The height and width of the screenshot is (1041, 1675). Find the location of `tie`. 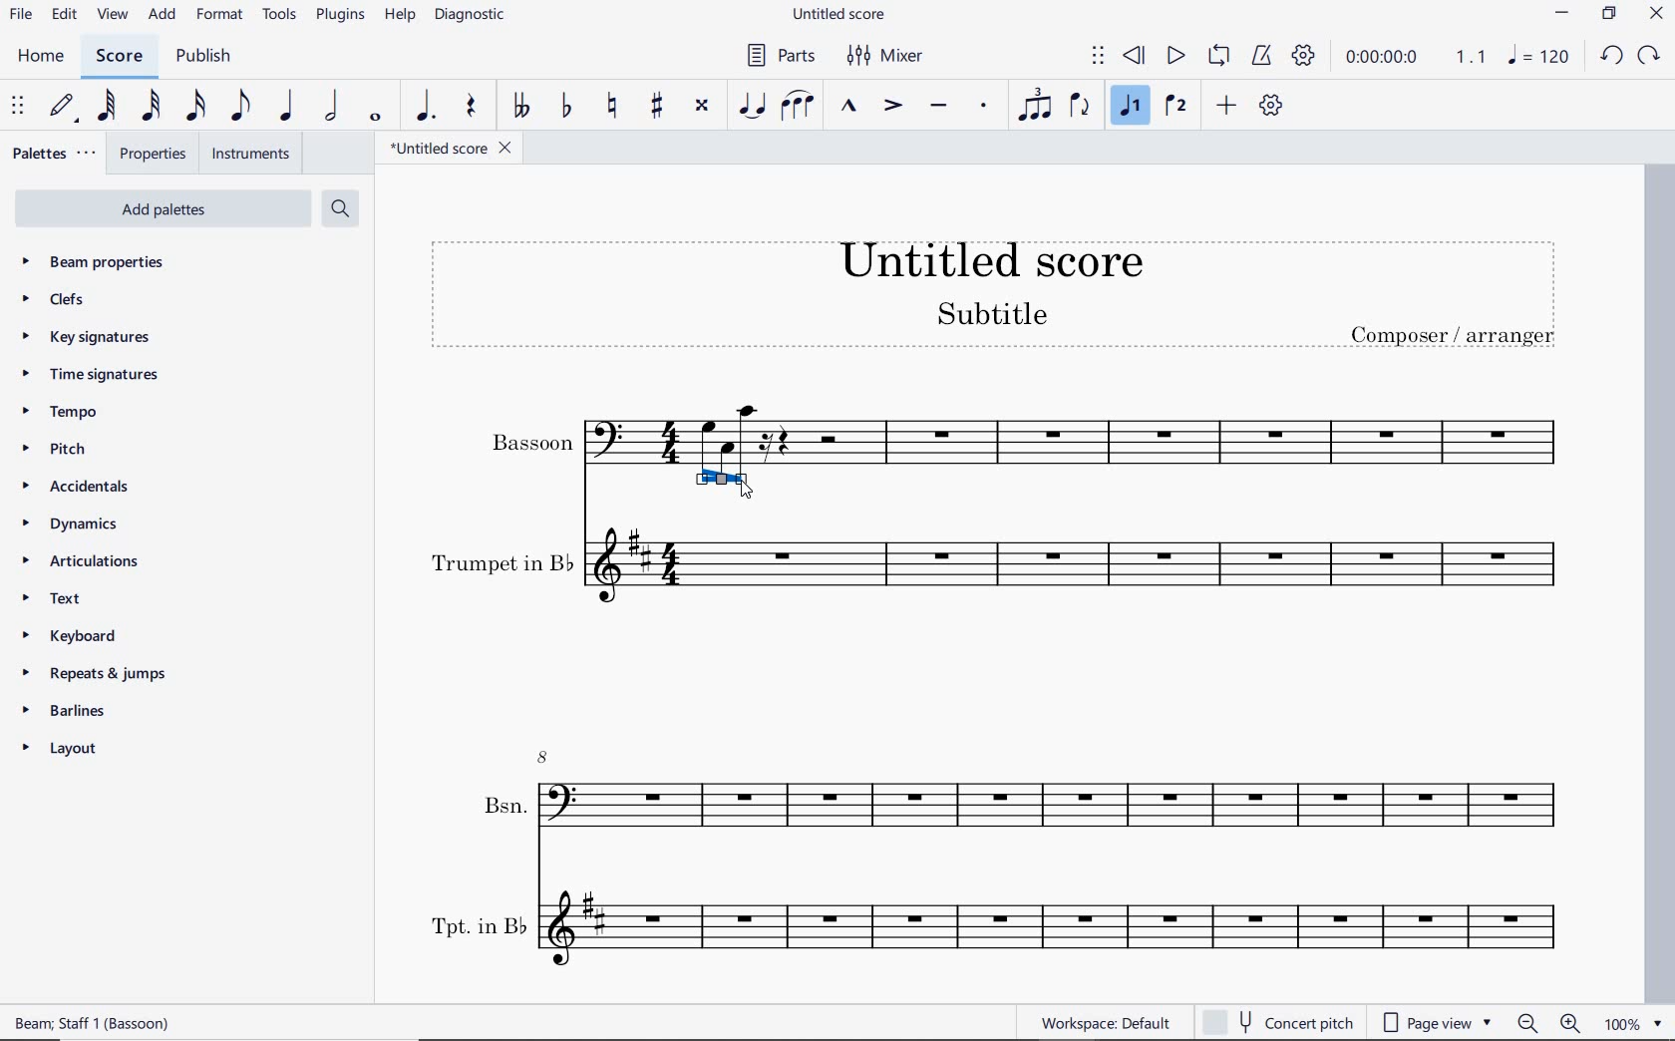

tie is located at coordinates (753, 107).